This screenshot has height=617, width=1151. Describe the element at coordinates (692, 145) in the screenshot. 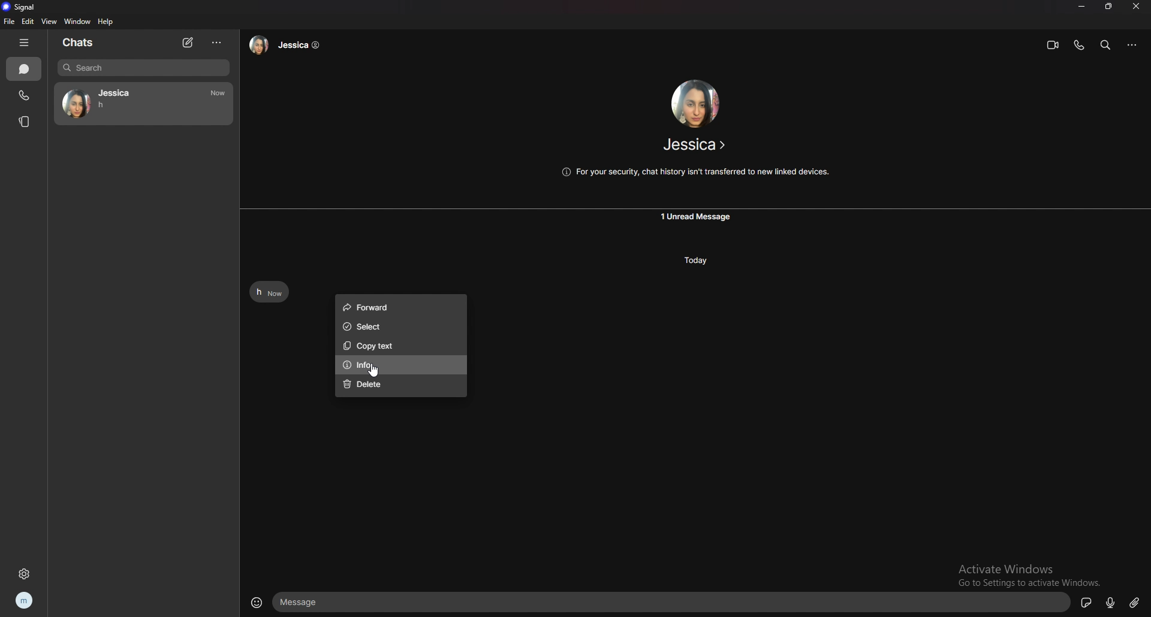

I see `jessica` at that location.